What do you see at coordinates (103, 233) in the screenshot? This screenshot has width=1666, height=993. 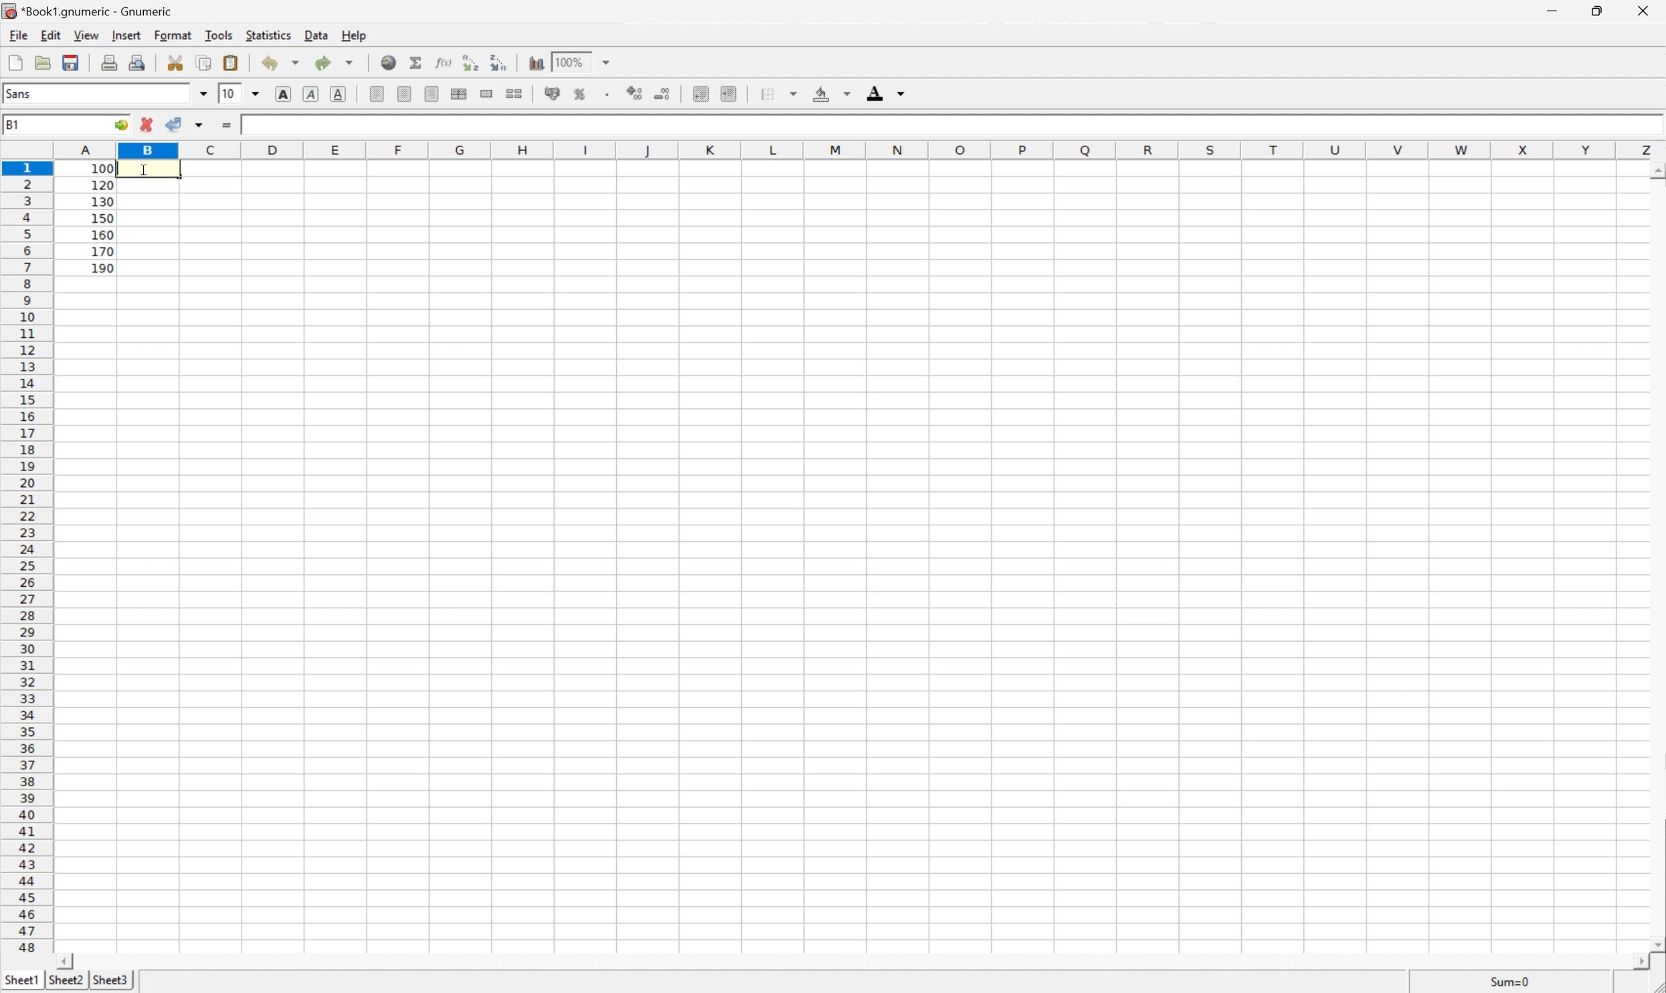 I see `160` at bounding box center [103, 233].